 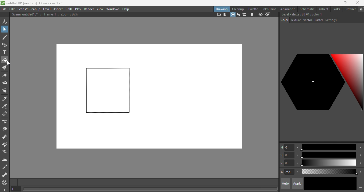 What do you see at coordinates (307, 20) in the screenshot?
I see `Vector` at bounding box center [307, 20].